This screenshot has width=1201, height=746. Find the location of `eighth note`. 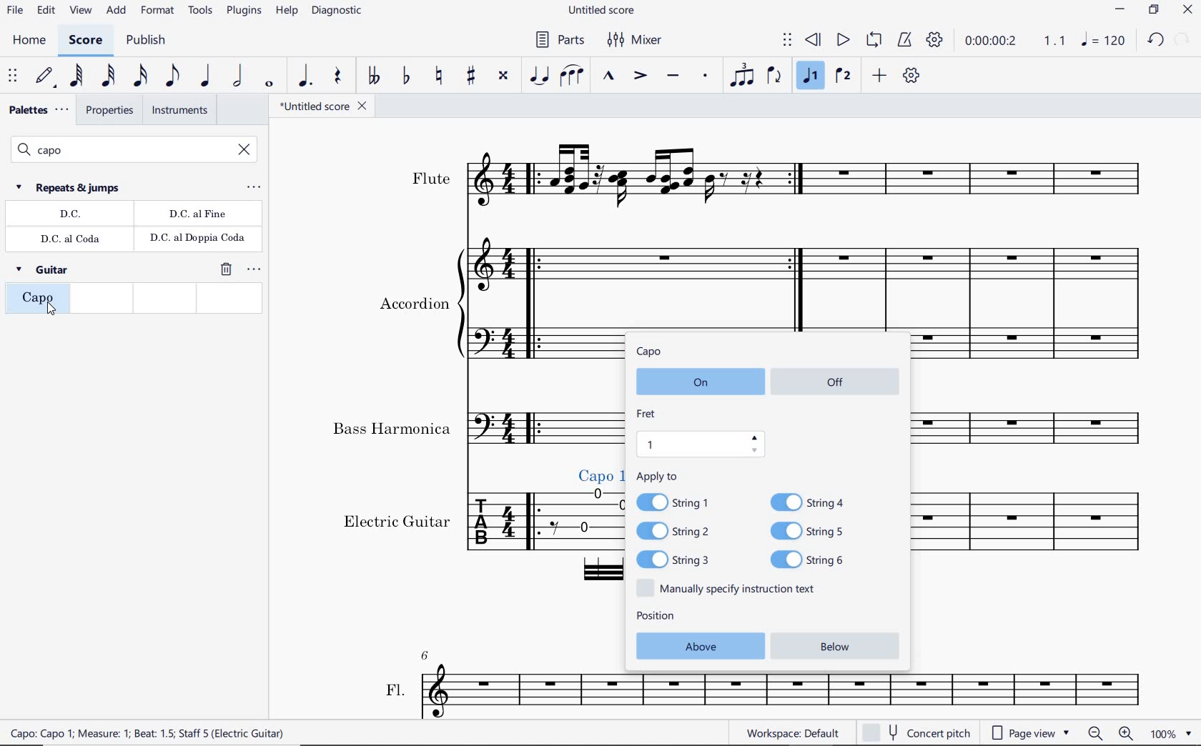

eighth note is located at coordinates (173, 76).